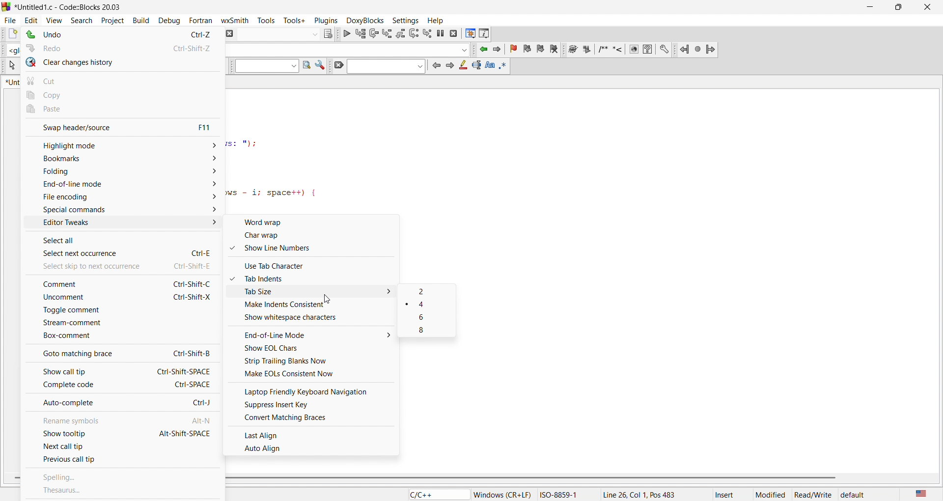  What do you see at coordinates (317, 264) in the screenshot?
I see `use tab character` at bounding box center [317, 264].